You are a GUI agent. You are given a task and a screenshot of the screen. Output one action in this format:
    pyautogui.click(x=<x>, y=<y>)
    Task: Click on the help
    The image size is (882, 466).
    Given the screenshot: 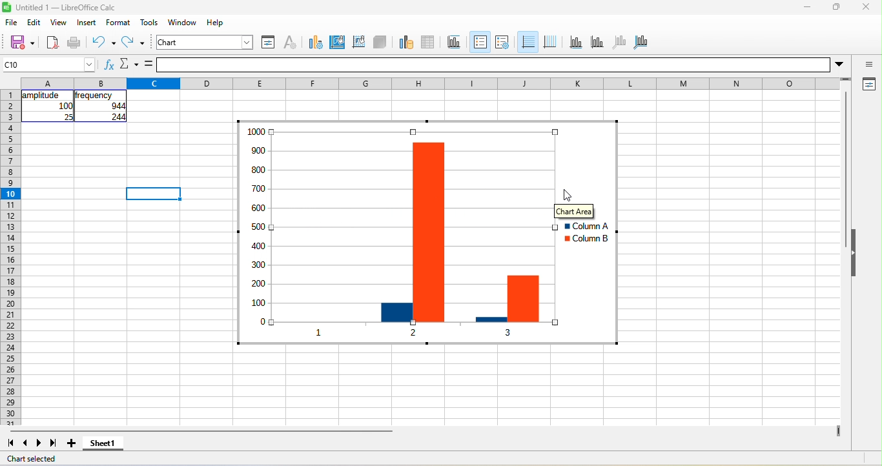 What is the action you would take?
    pyautogui.click(x=216, y=22)
    